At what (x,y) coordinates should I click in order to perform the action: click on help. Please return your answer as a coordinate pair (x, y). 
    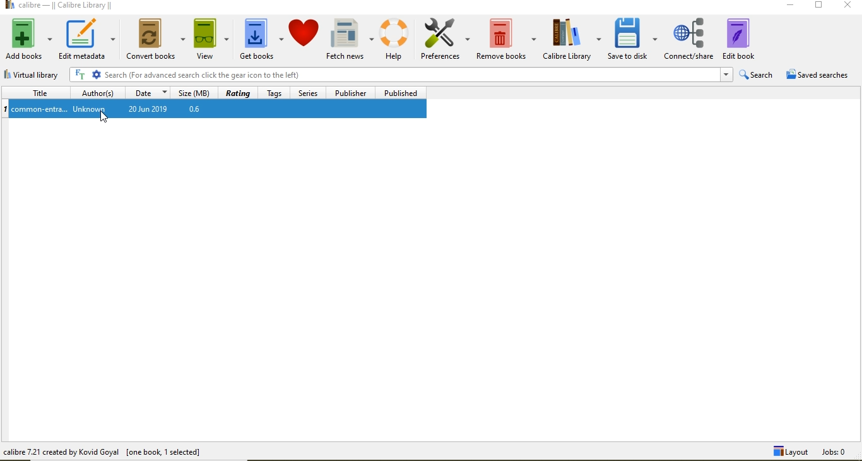
    Looking at the image, I should click on (397, 39).